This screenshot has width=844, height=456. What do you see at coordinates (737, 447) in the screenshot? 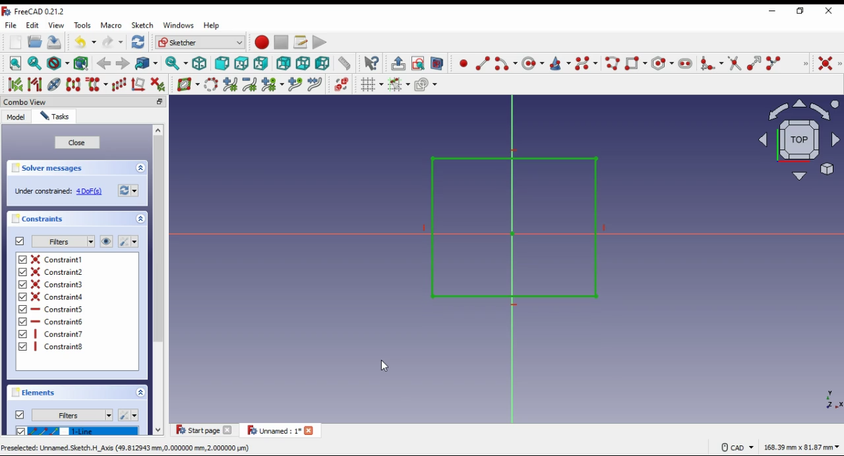
I see `CAD Navigation style` at bounding box center [737, 447].